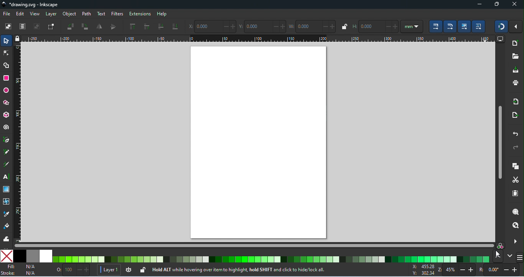 The height and width of the screenshot is (277, 524). What do you see at coordinates (465, 26) in the screenshot?
I see `move gradients` at bounding box center [465, 26].